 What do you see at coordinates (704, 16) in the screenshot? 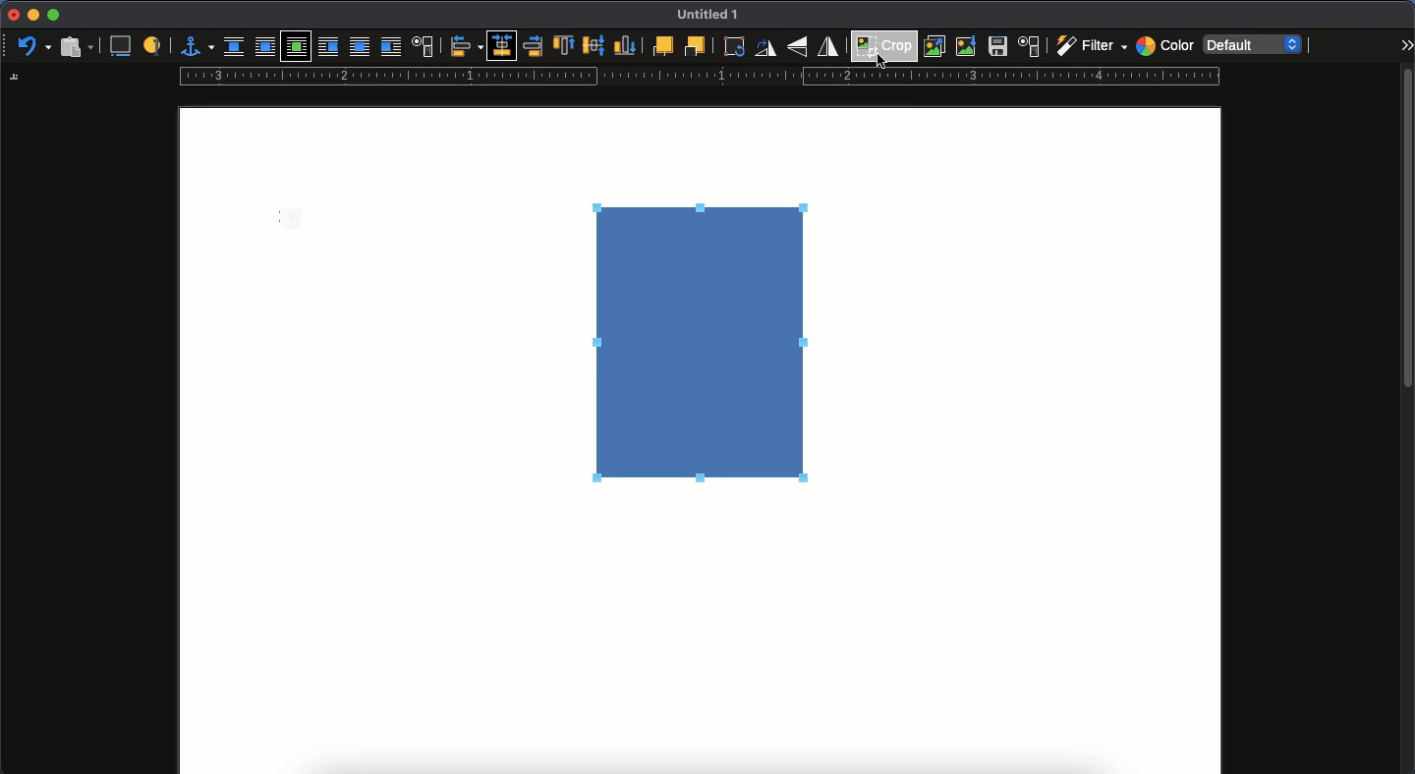
I see `untitled` at bounding box center [704, 16].